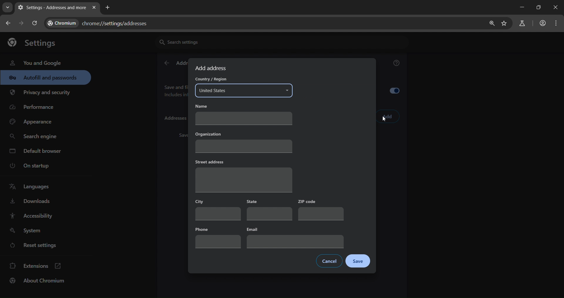 The width and height of the screenshot is (564, 298). I want to click on default engine, so click(36, 152).